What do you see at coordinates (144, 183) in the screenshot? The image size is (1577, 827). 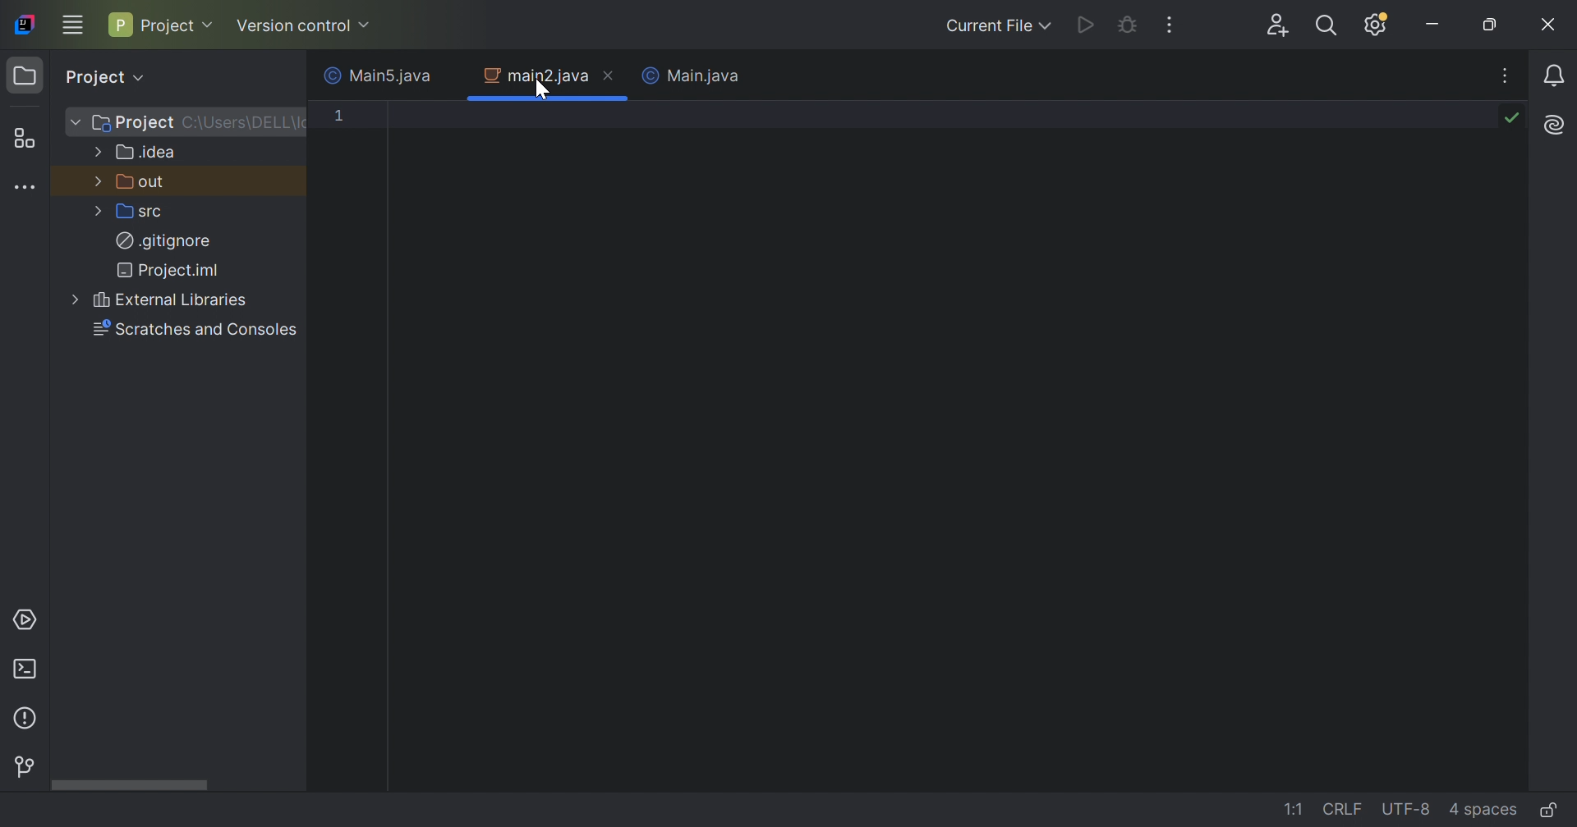 I see `out` at bounding box center [144, 183].